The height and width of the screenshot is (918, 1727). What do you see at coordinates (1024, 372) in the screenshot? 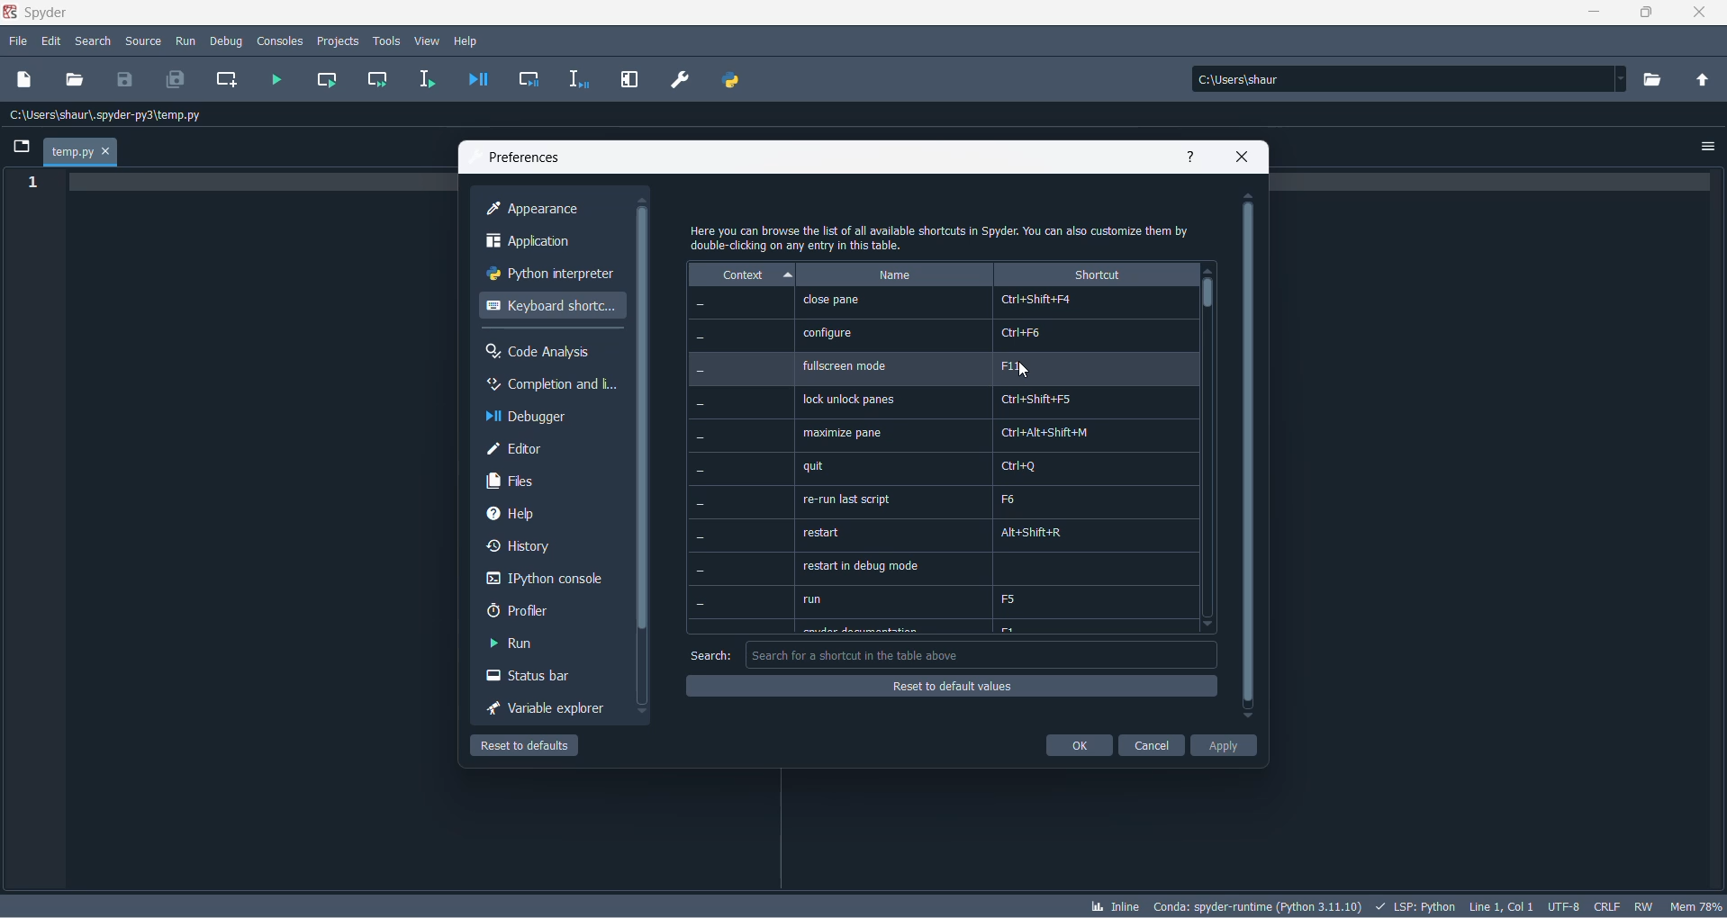
I see `cursor` at bounding box center [1024, 372].